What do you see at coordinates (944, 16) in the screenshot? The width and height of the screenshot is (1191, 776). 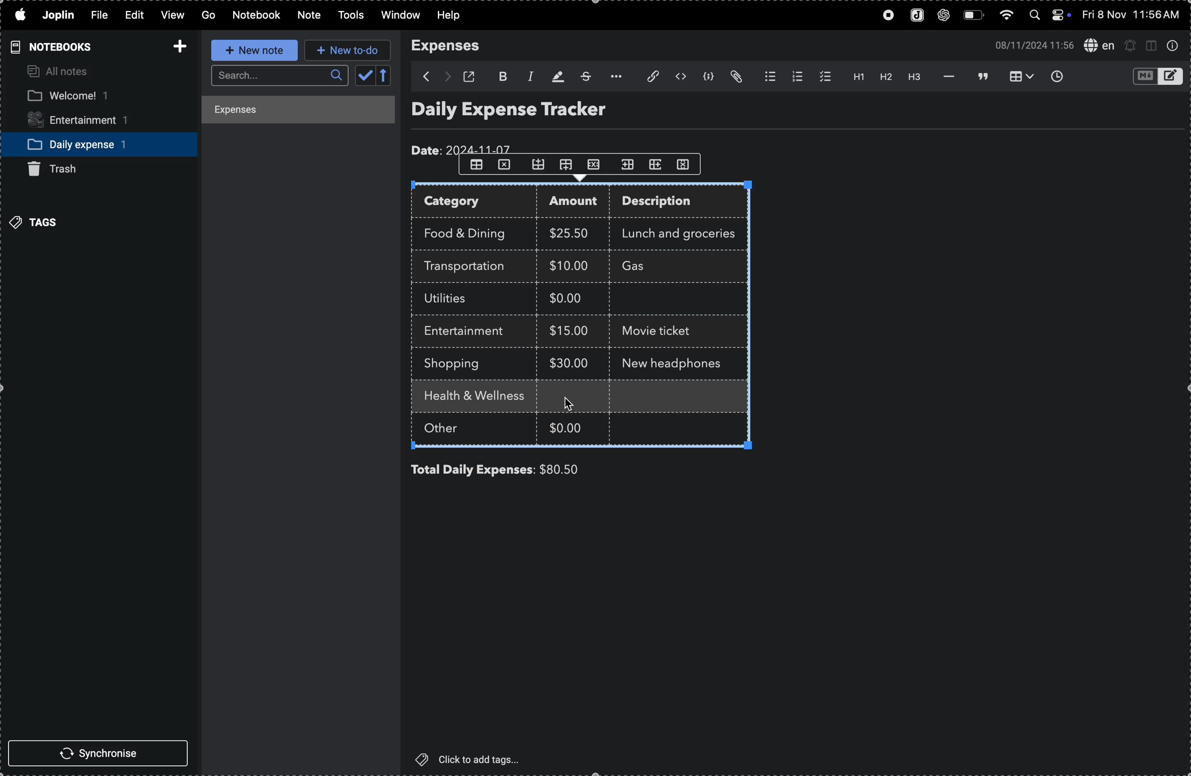 I see `chatgpt` at bounding box center [944, 16].